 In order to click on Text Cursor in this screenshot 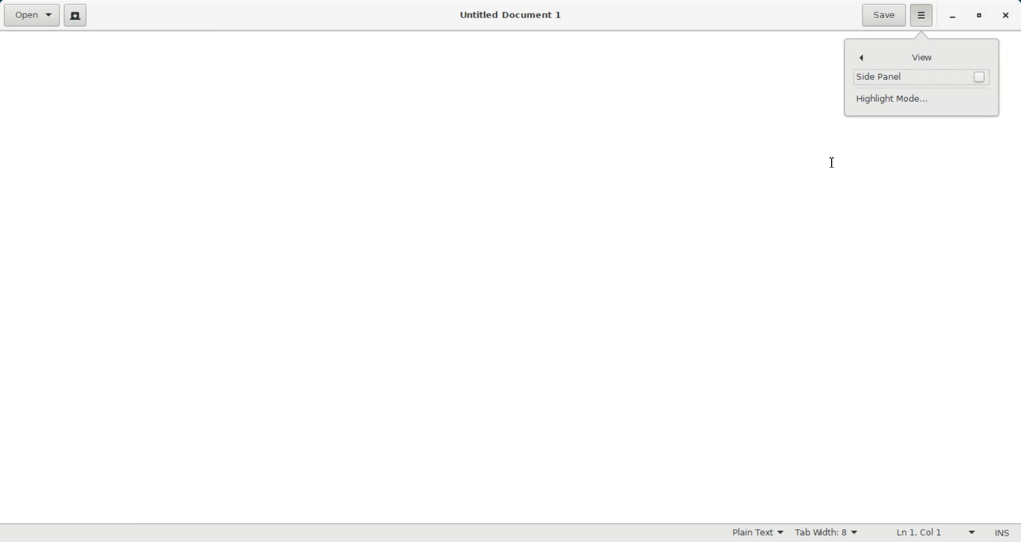, I will do `click(832, 163)`.